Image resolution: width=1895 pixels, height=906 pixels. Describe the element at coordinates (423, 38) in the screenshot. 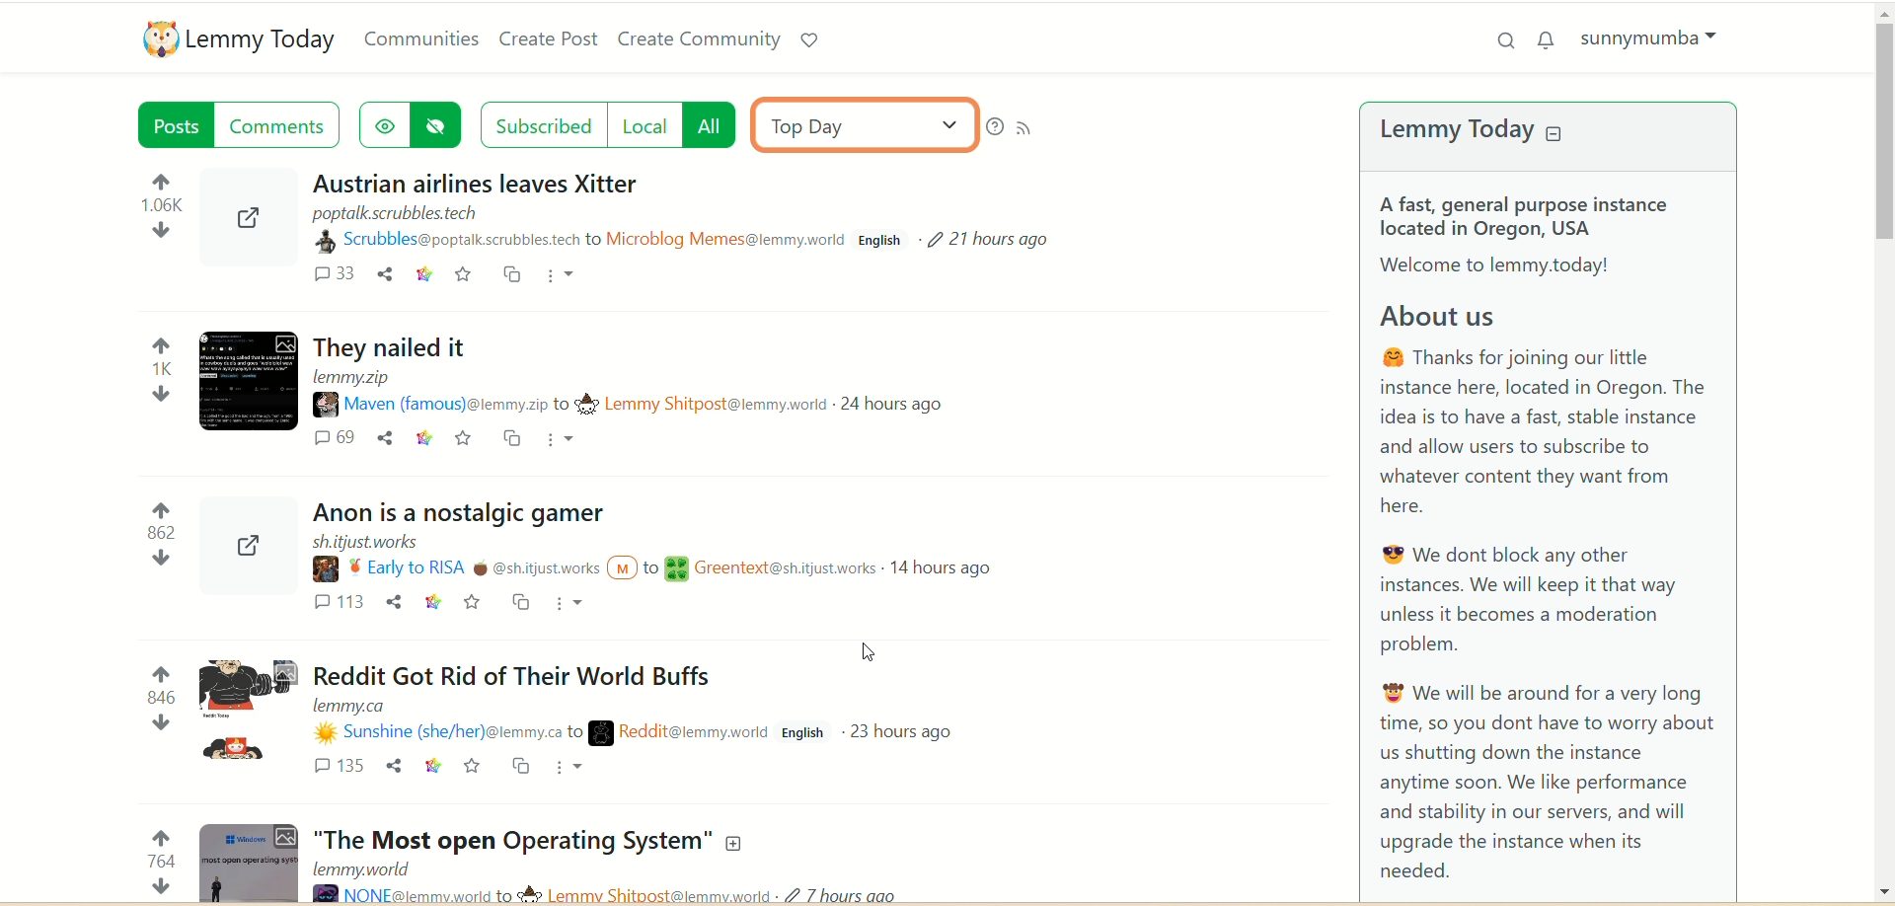

I see `communities` at that location.